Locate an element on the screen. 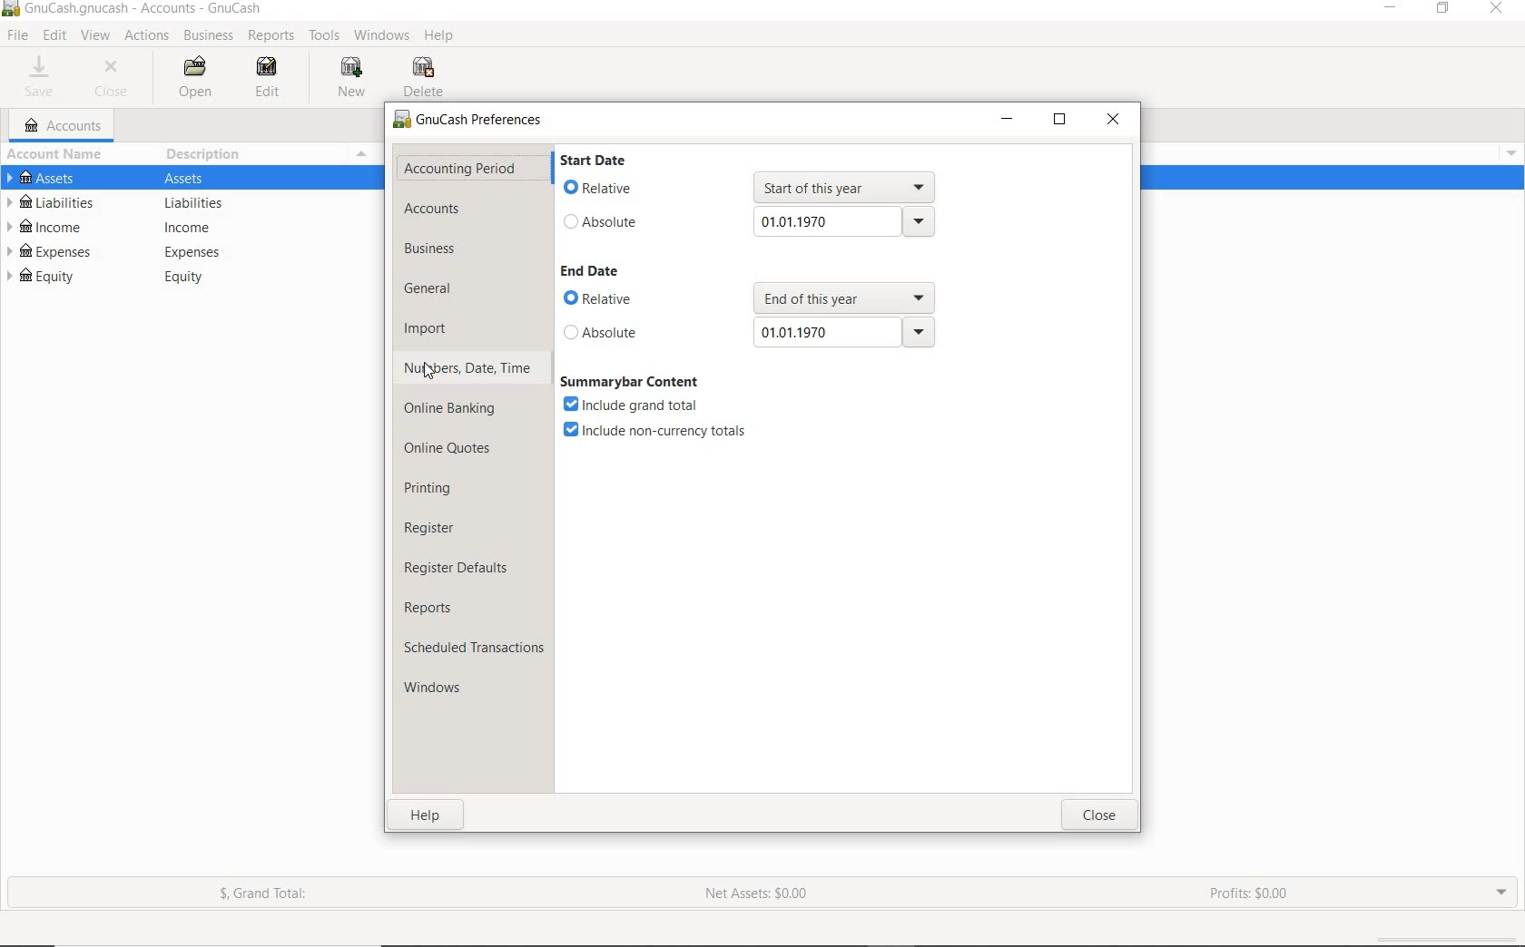  summarybar content is located at coordinates (630, 382).